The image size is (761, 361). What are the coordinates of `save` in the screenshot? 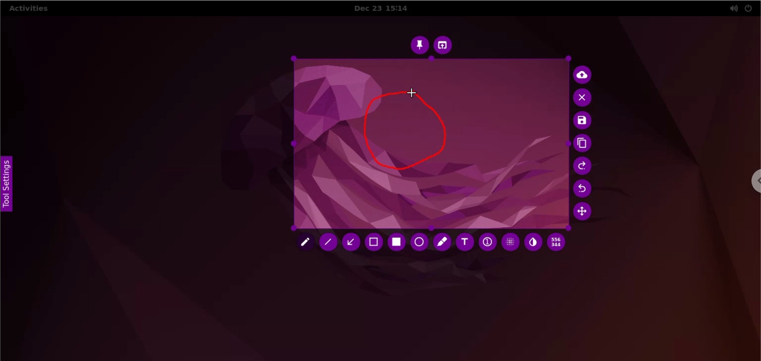 It's located at (585, 121).